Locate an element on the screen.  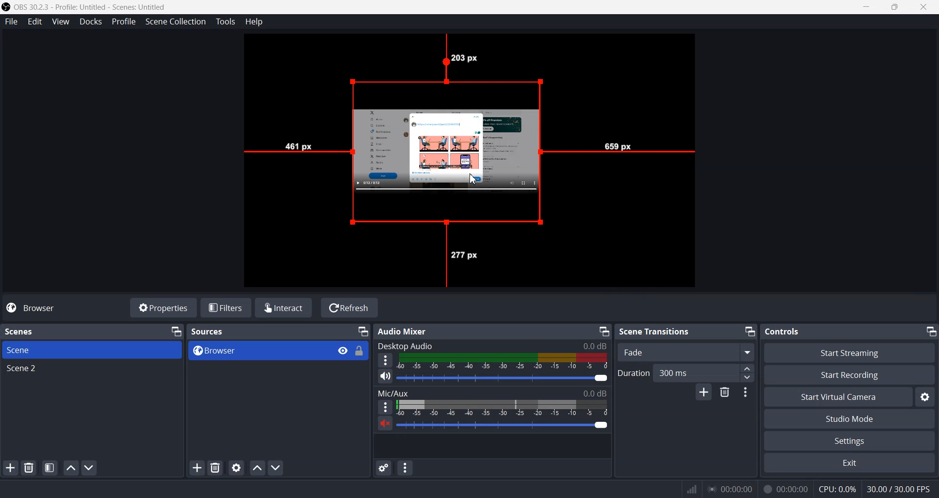
Minimize is located at coordinates (750, 332).